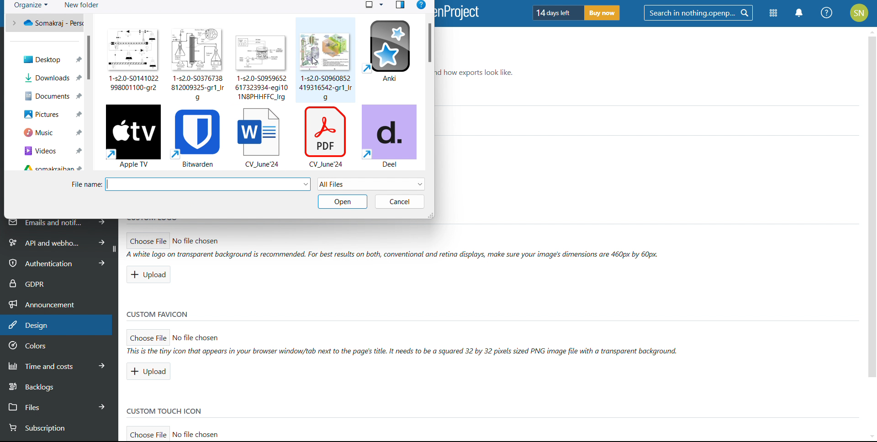 The width and height of the screenshot is (877, 442). What do you see at coordinates (800, 13) in the screenshot?
I see `notifications` at bounding box center [800, 13].